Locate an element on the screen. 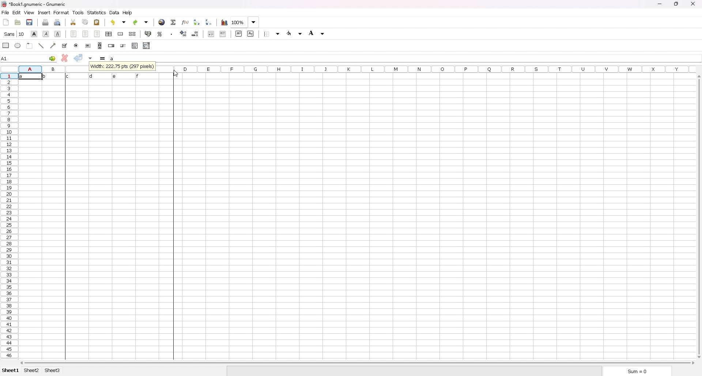  accounting is located at coordinates (148, 34).